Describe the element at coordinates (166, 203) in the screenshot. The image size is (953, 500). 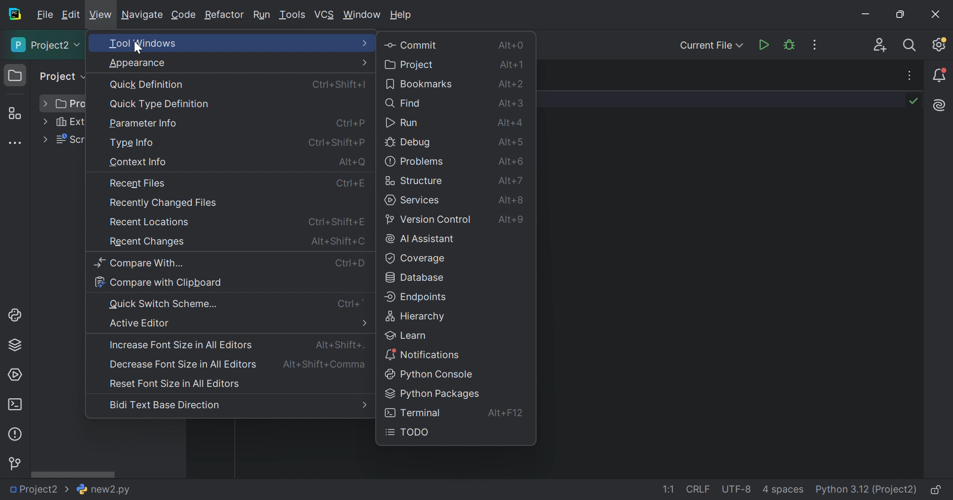
I see `Recently changed files` at that location.